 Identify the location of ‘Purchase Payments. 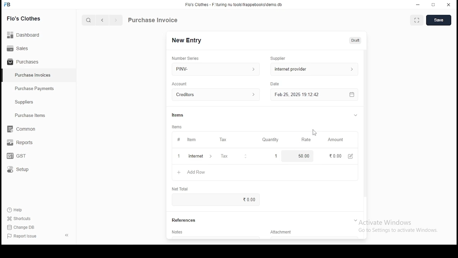
(35, 89).